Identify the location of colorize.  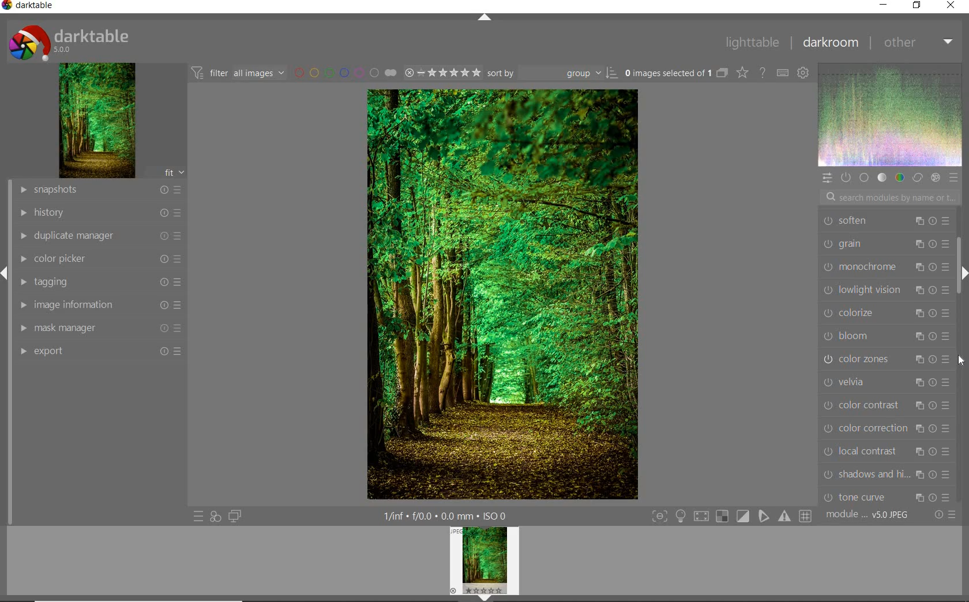
(887, 311).